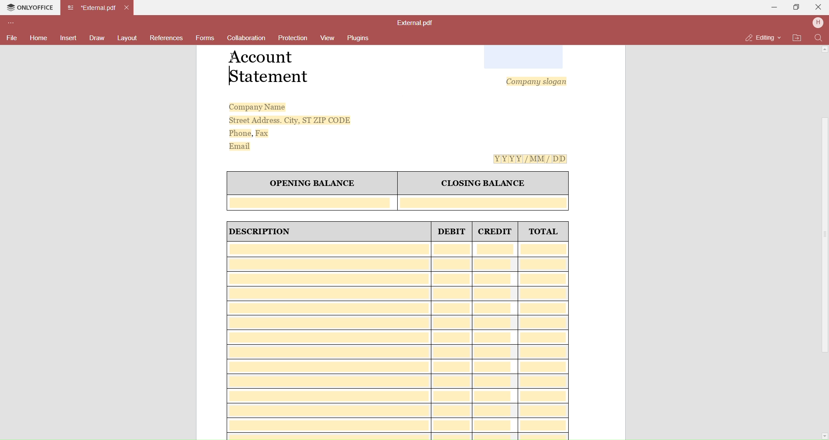 This screenshot has height=440, width=829. Describe the element at coordinates (166, 39) in the screenshot. I see `References` at that location.